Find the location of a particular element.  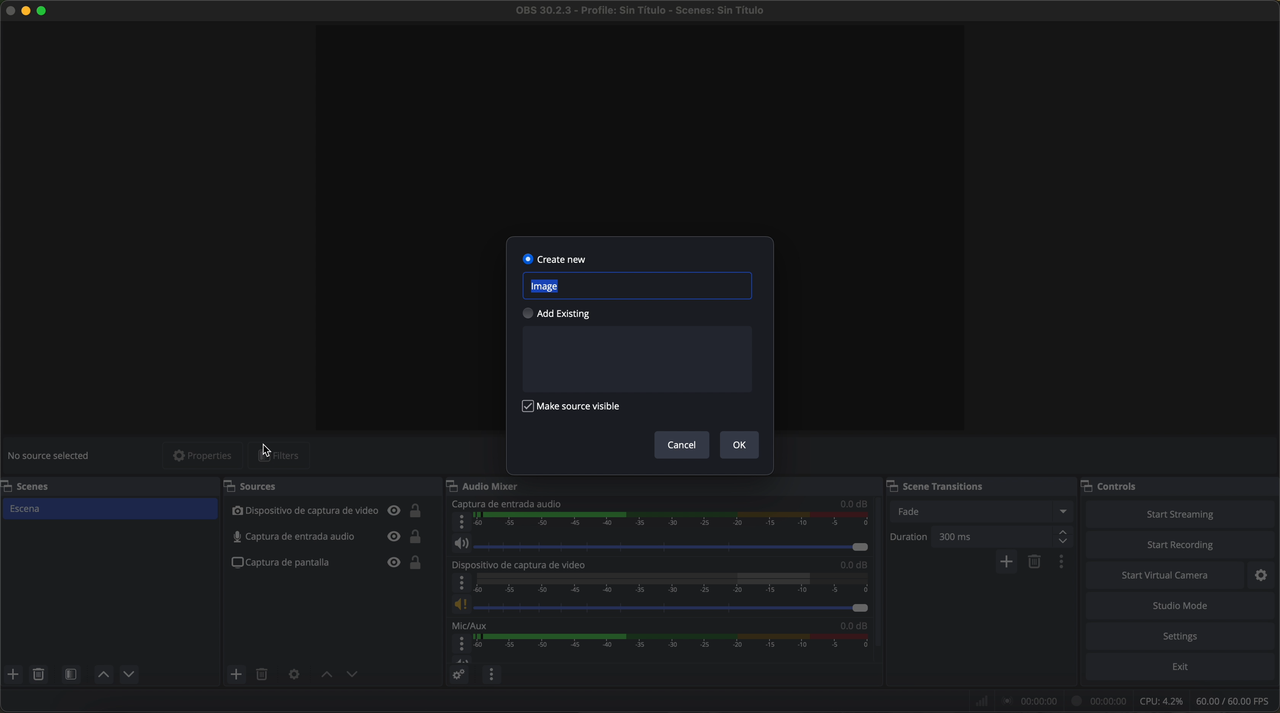

audio input capture is located at coordinates (506, 504).